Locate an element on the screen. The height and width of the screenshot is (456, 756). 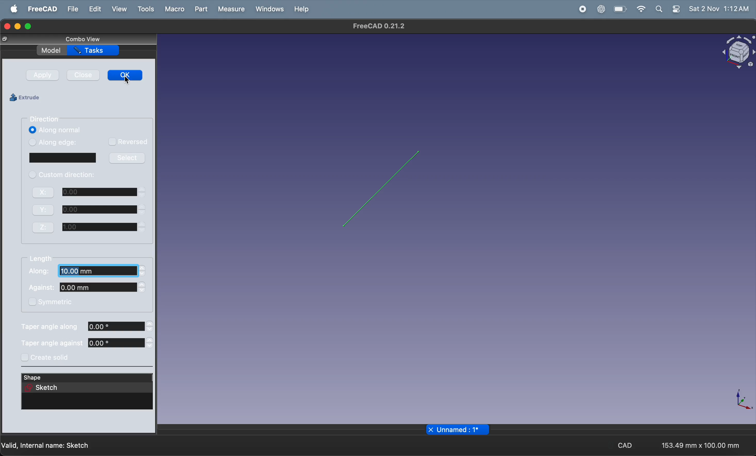
freeCad is located at coordinates (42, 9).